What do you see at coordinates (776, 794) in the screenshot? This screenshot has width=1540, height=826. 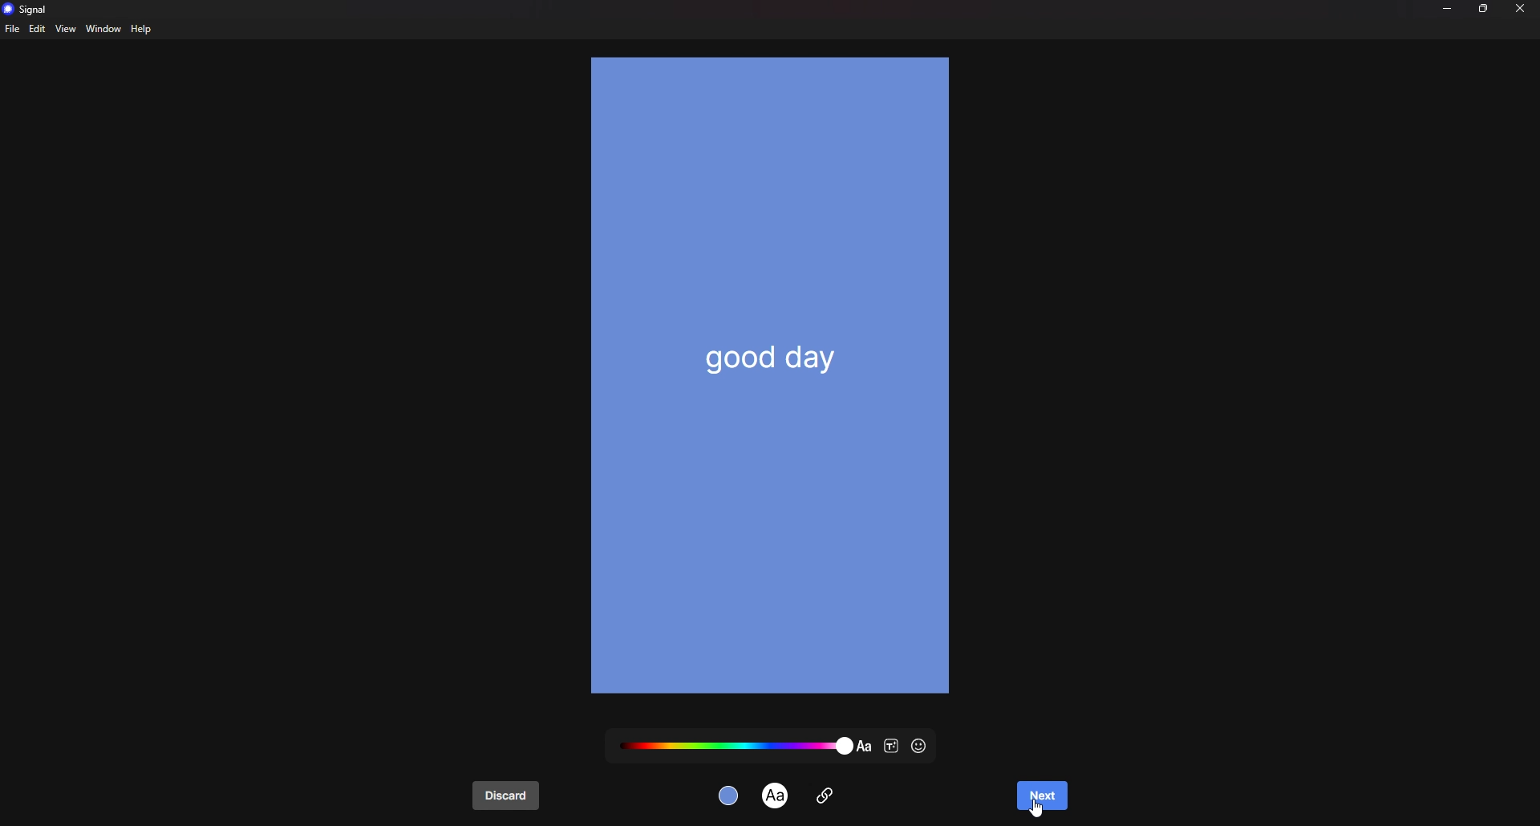 I see `text` at bounding box center [776, 794].